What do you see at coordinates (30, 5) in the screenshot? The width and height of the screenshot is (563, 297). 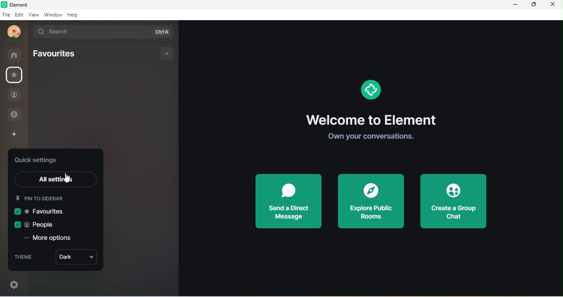 I see `element` at bounding box center [30, 5].